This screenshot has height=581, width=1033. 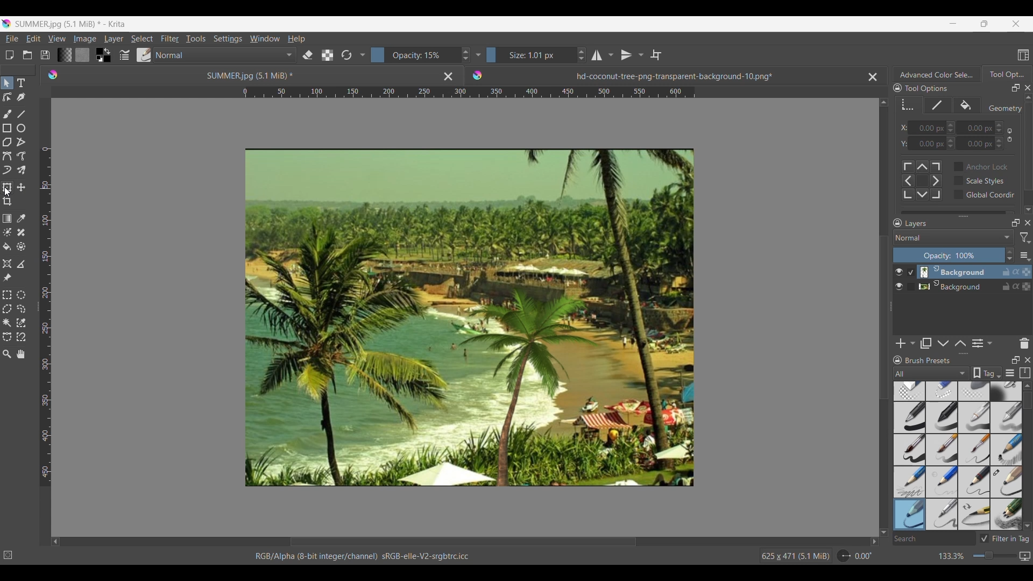 I want to click on Edit shapes tool, so click(x=7, y=97).